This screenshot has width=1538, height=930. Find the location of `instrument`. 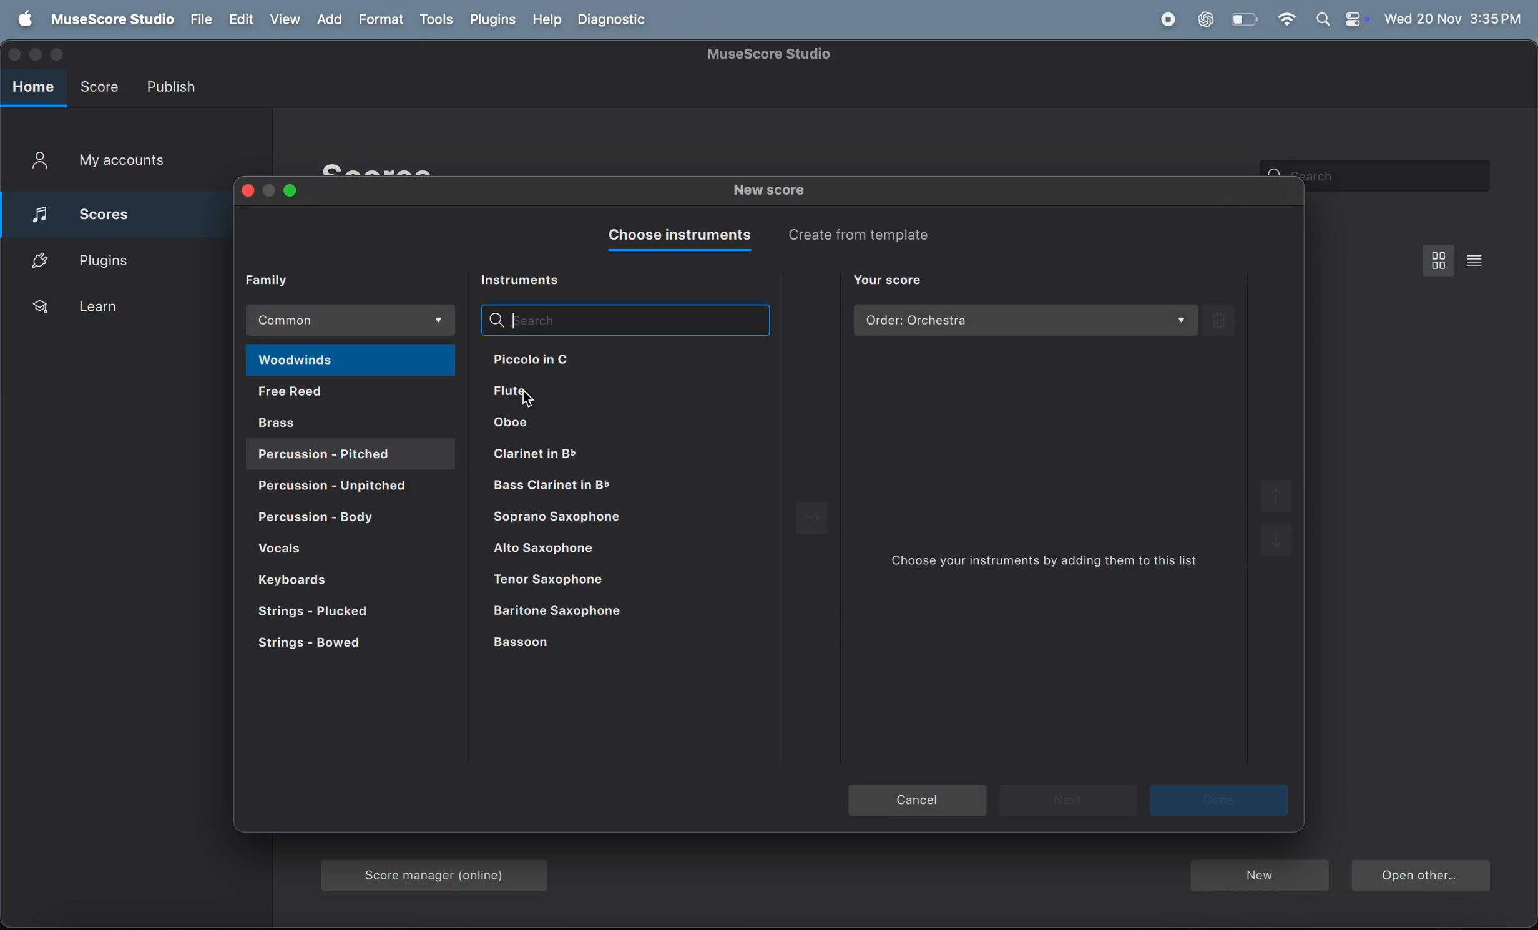

instrument is located at coordinates (526, 281).